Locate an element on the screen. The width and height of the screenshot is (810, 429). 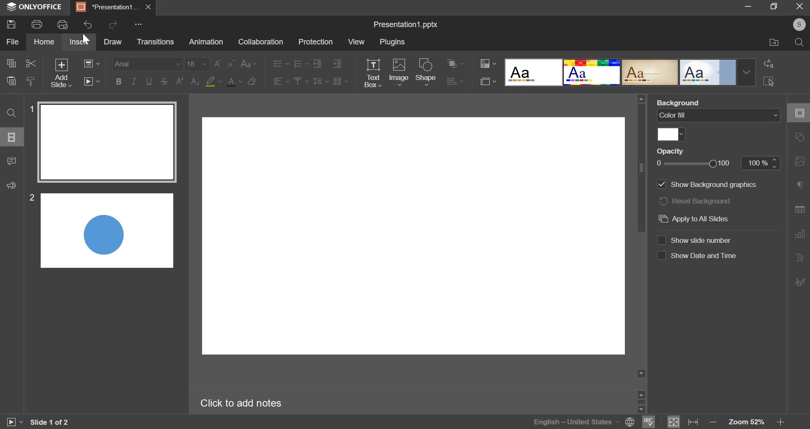
2 is located at coordinates (32, 198).